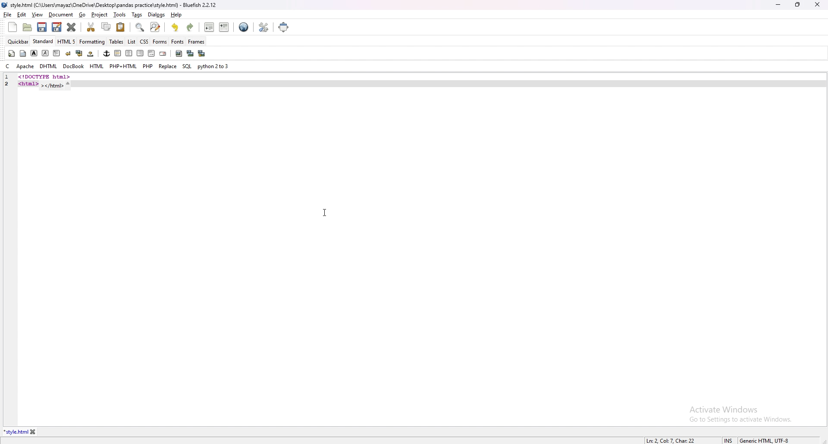 The image size is (828, 444). Describe the element at coordinates (176, 27) in the screenshot. I see `undo` at that location.